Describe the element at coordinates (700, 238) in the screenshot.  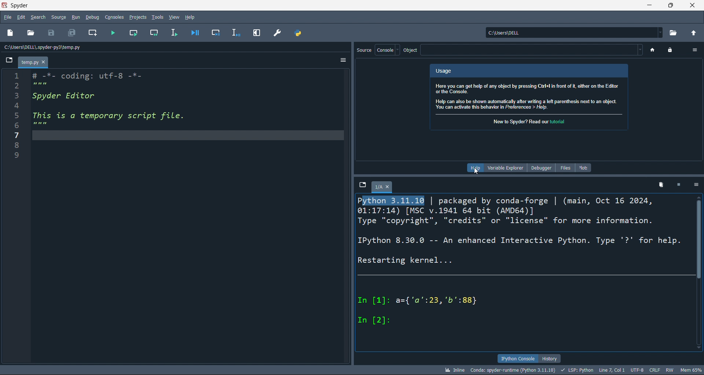
I see `vertical scroll bar` at that location.